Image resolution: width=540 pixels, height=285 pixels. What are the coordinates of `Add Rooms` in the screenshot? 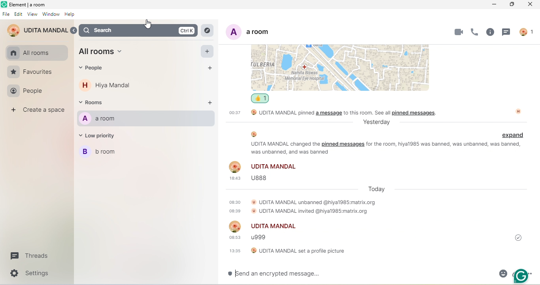 It's located at (211, 102).